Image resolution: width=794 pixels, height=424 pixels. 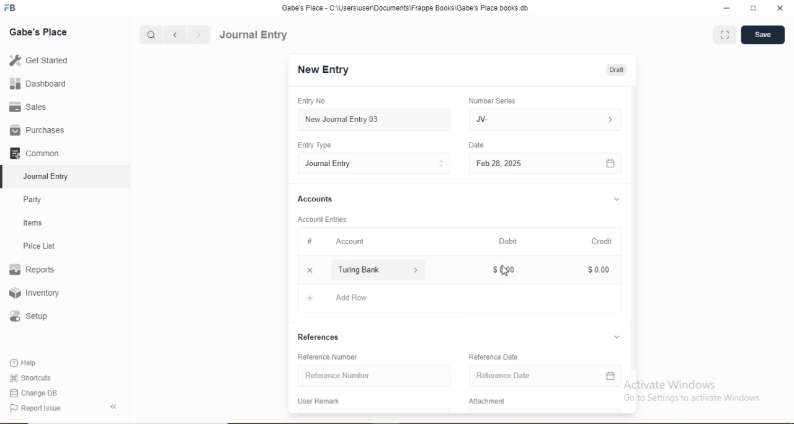 What do you see at coordinates (175, 35) in the screenshot?
I see `Backward` at bounding box center [175, 35].